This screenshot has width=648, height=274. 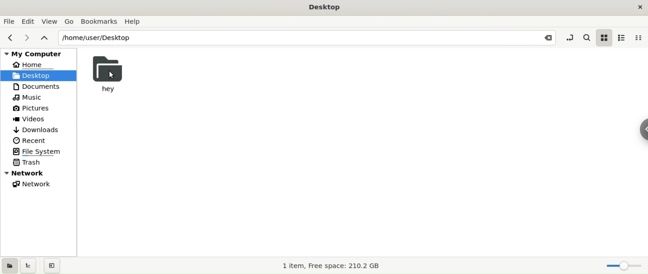 I want to click on Music, so click(x=29, y=98).